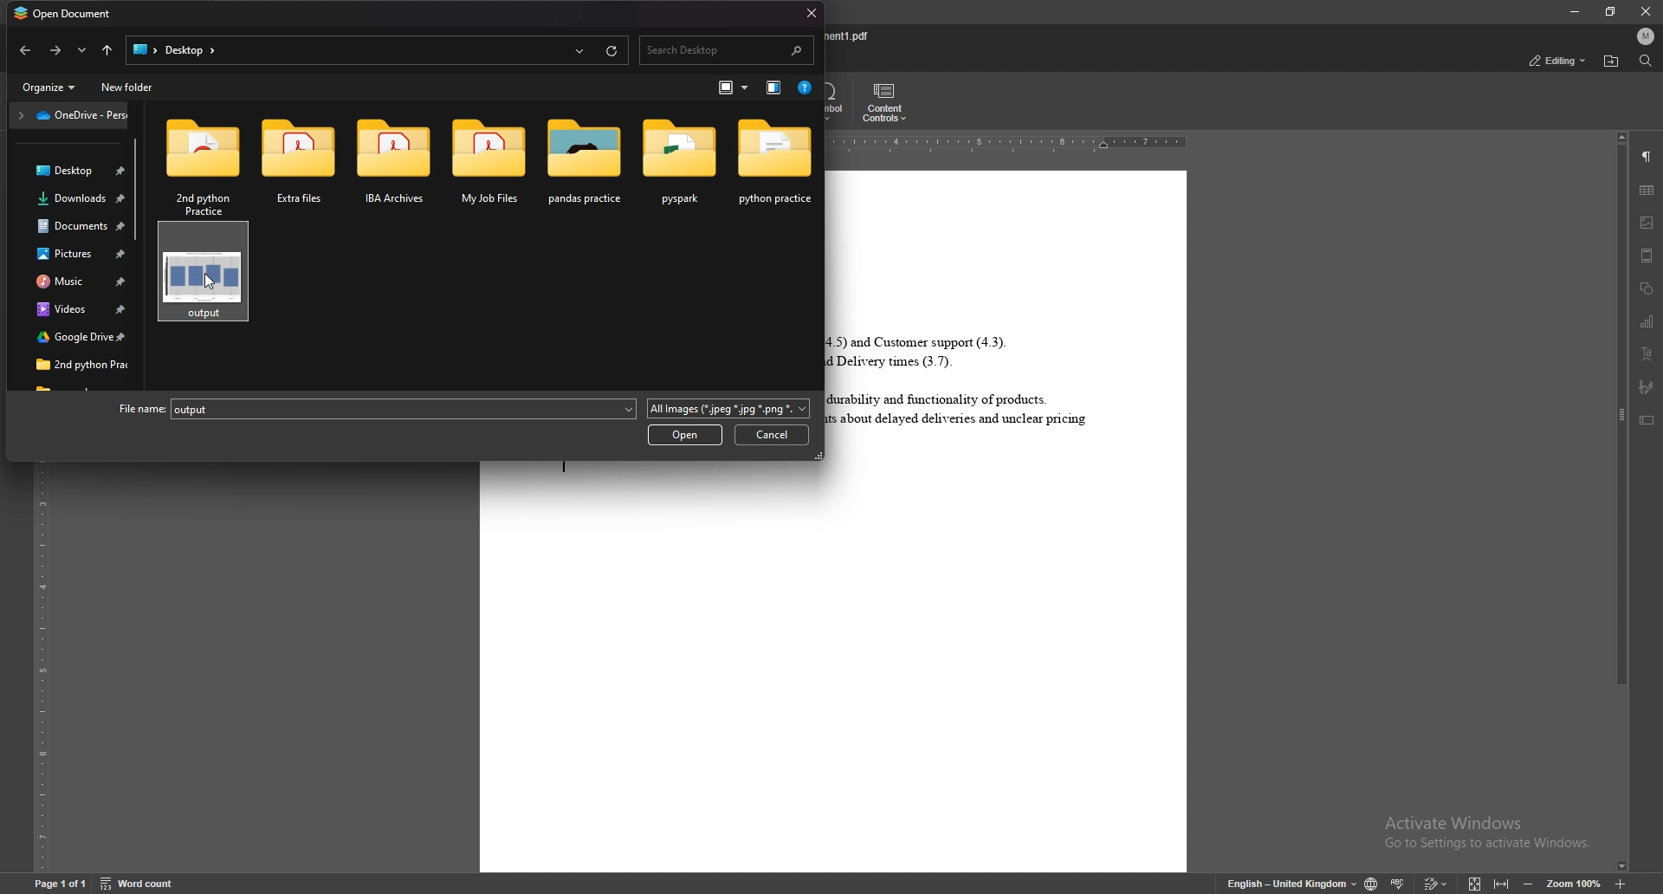  I want to click on folder, so click(197, 163).